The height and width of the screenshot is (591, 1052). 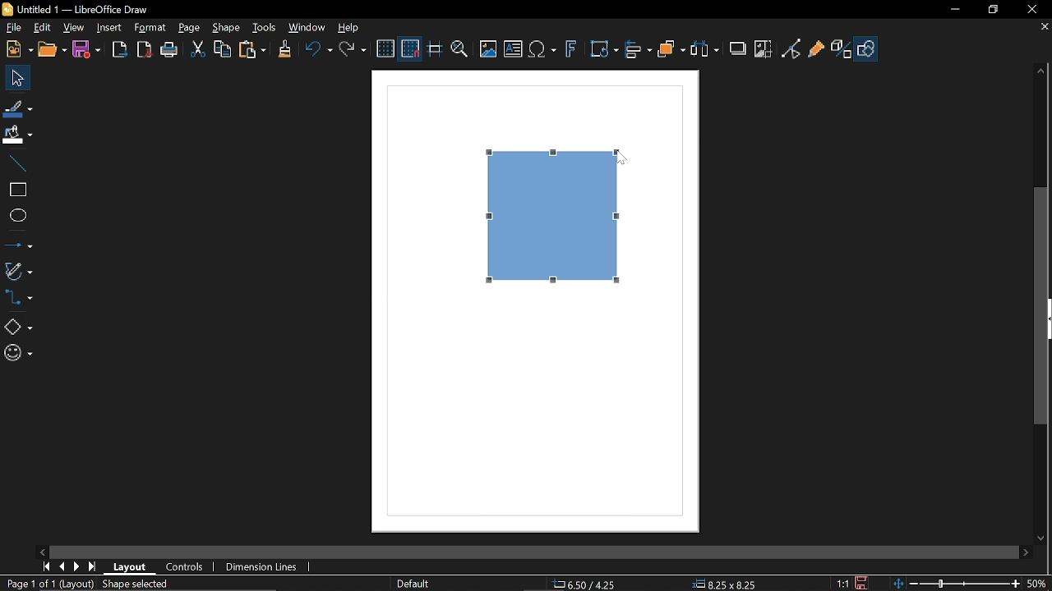 I want to click on Select tool, so click(x=15, y=78).